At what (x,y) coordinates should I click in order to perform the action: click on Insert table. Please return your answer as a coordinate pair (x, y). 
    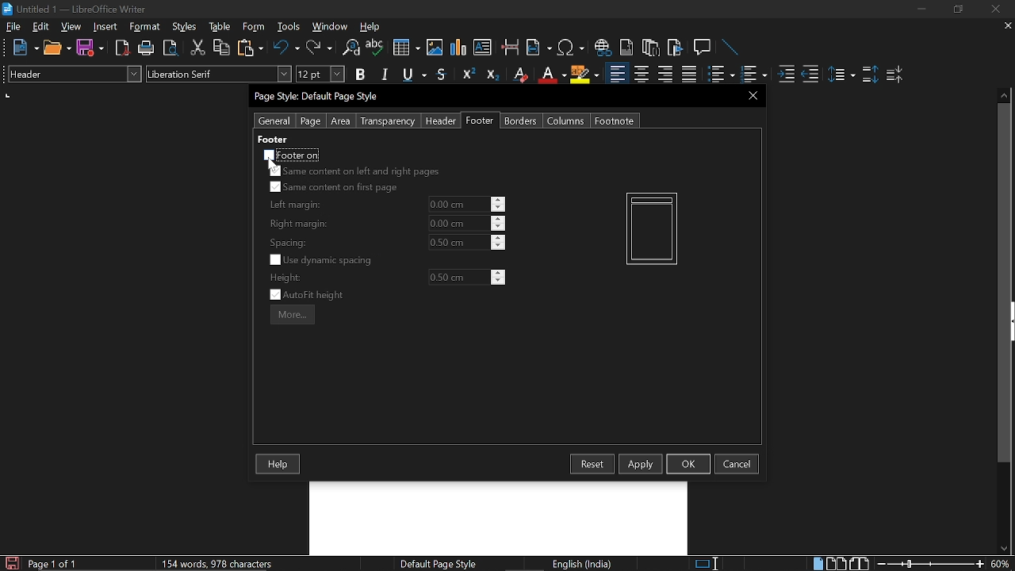
    Looking at the image, I should click on (405, 48).